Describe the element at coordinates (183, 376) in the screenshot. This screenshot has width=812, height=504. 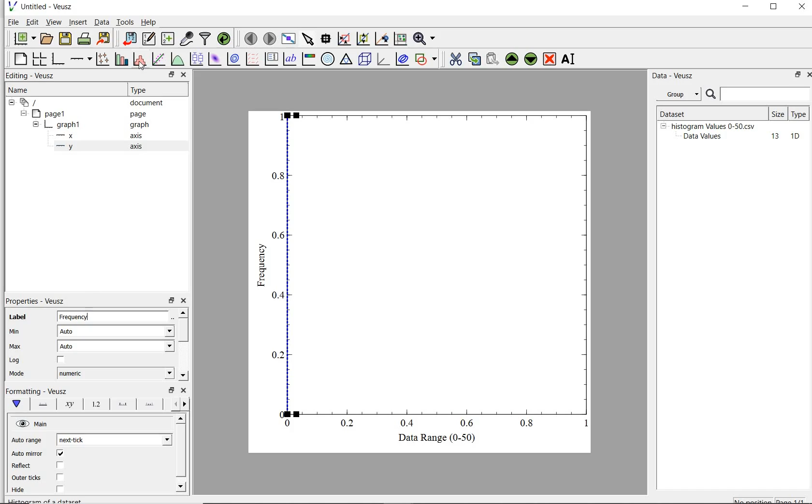
I see `move down` at that location.